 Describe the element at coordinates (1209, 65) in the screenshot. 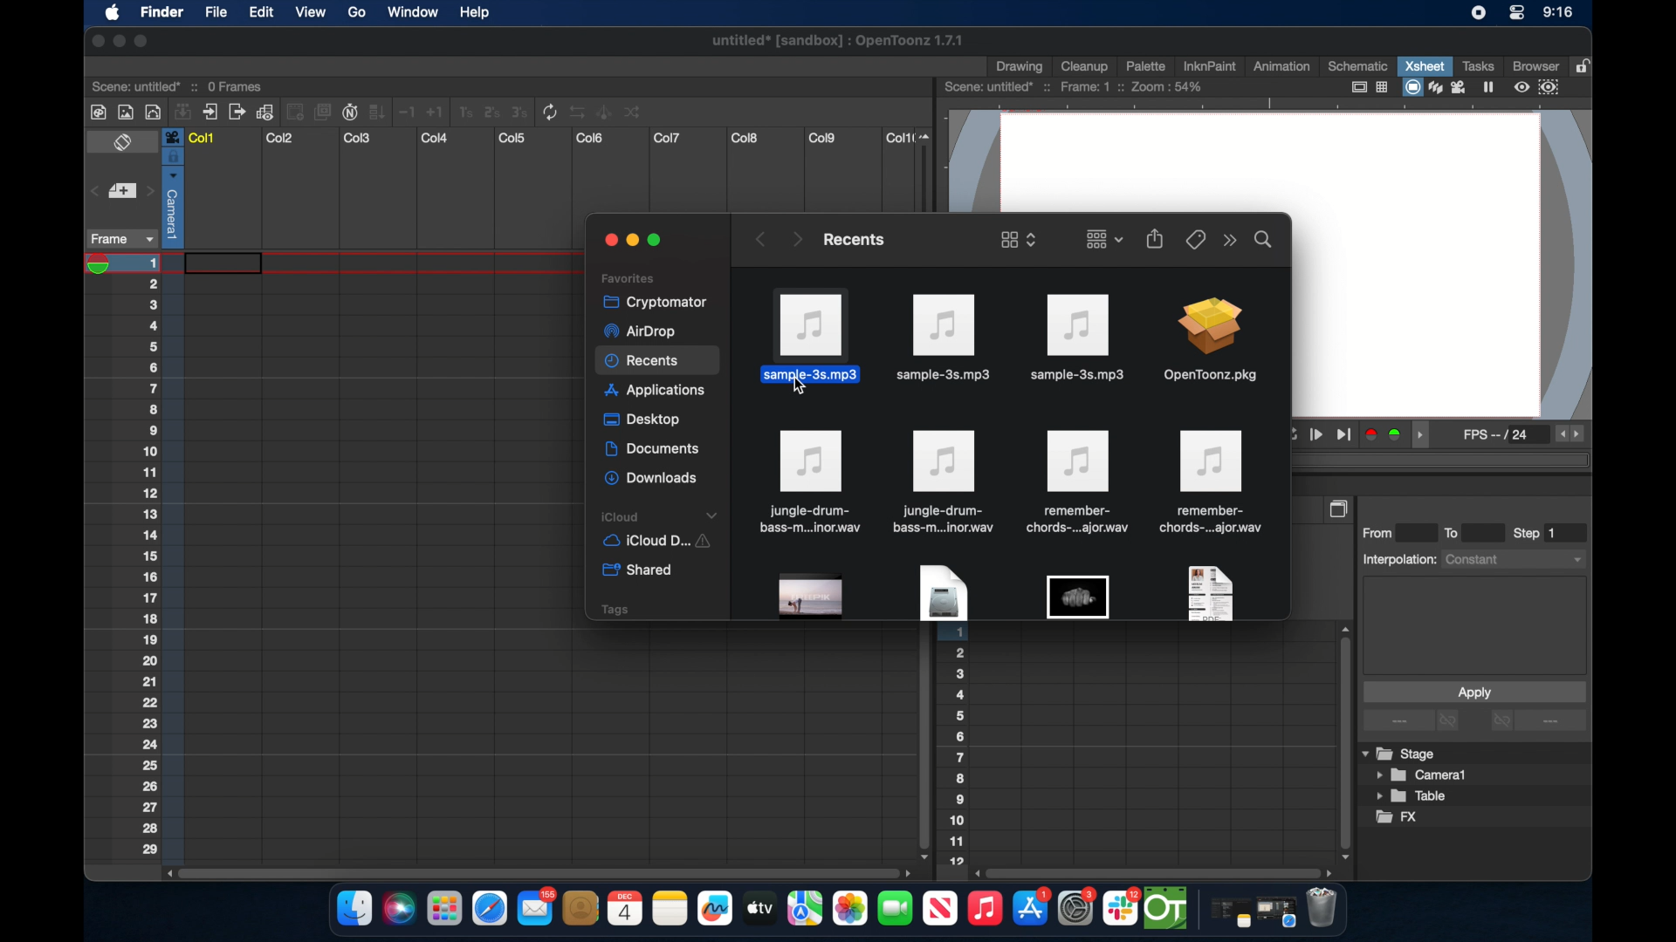

I see `inknpaint` at that location.